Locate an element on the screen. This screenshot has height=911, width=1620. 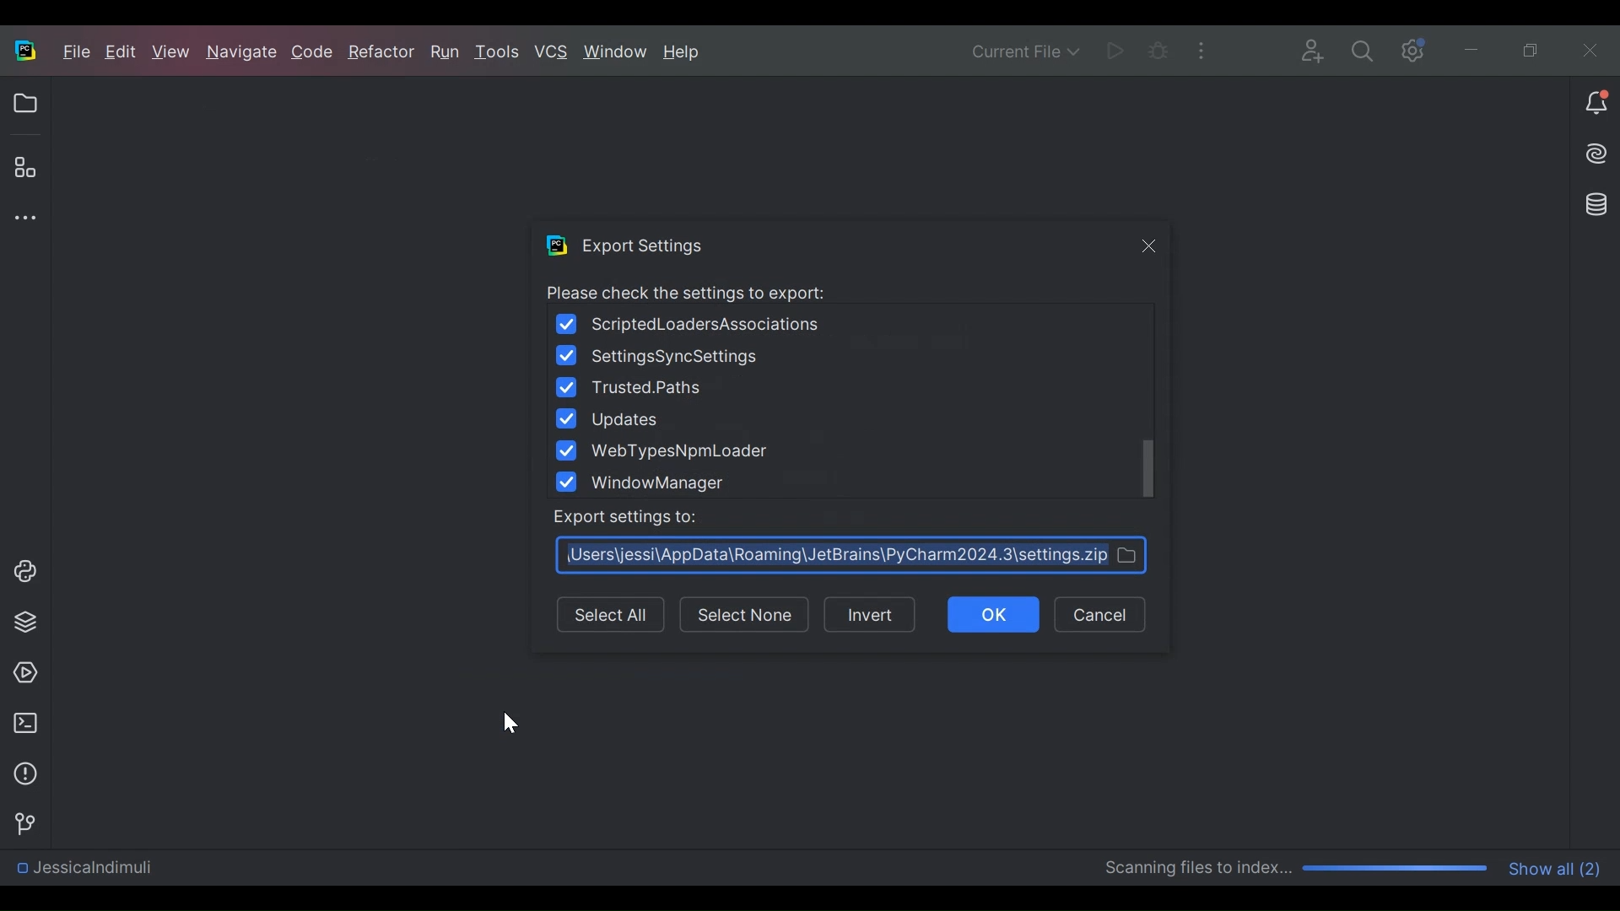
Services is located at coordinates (20, 673).